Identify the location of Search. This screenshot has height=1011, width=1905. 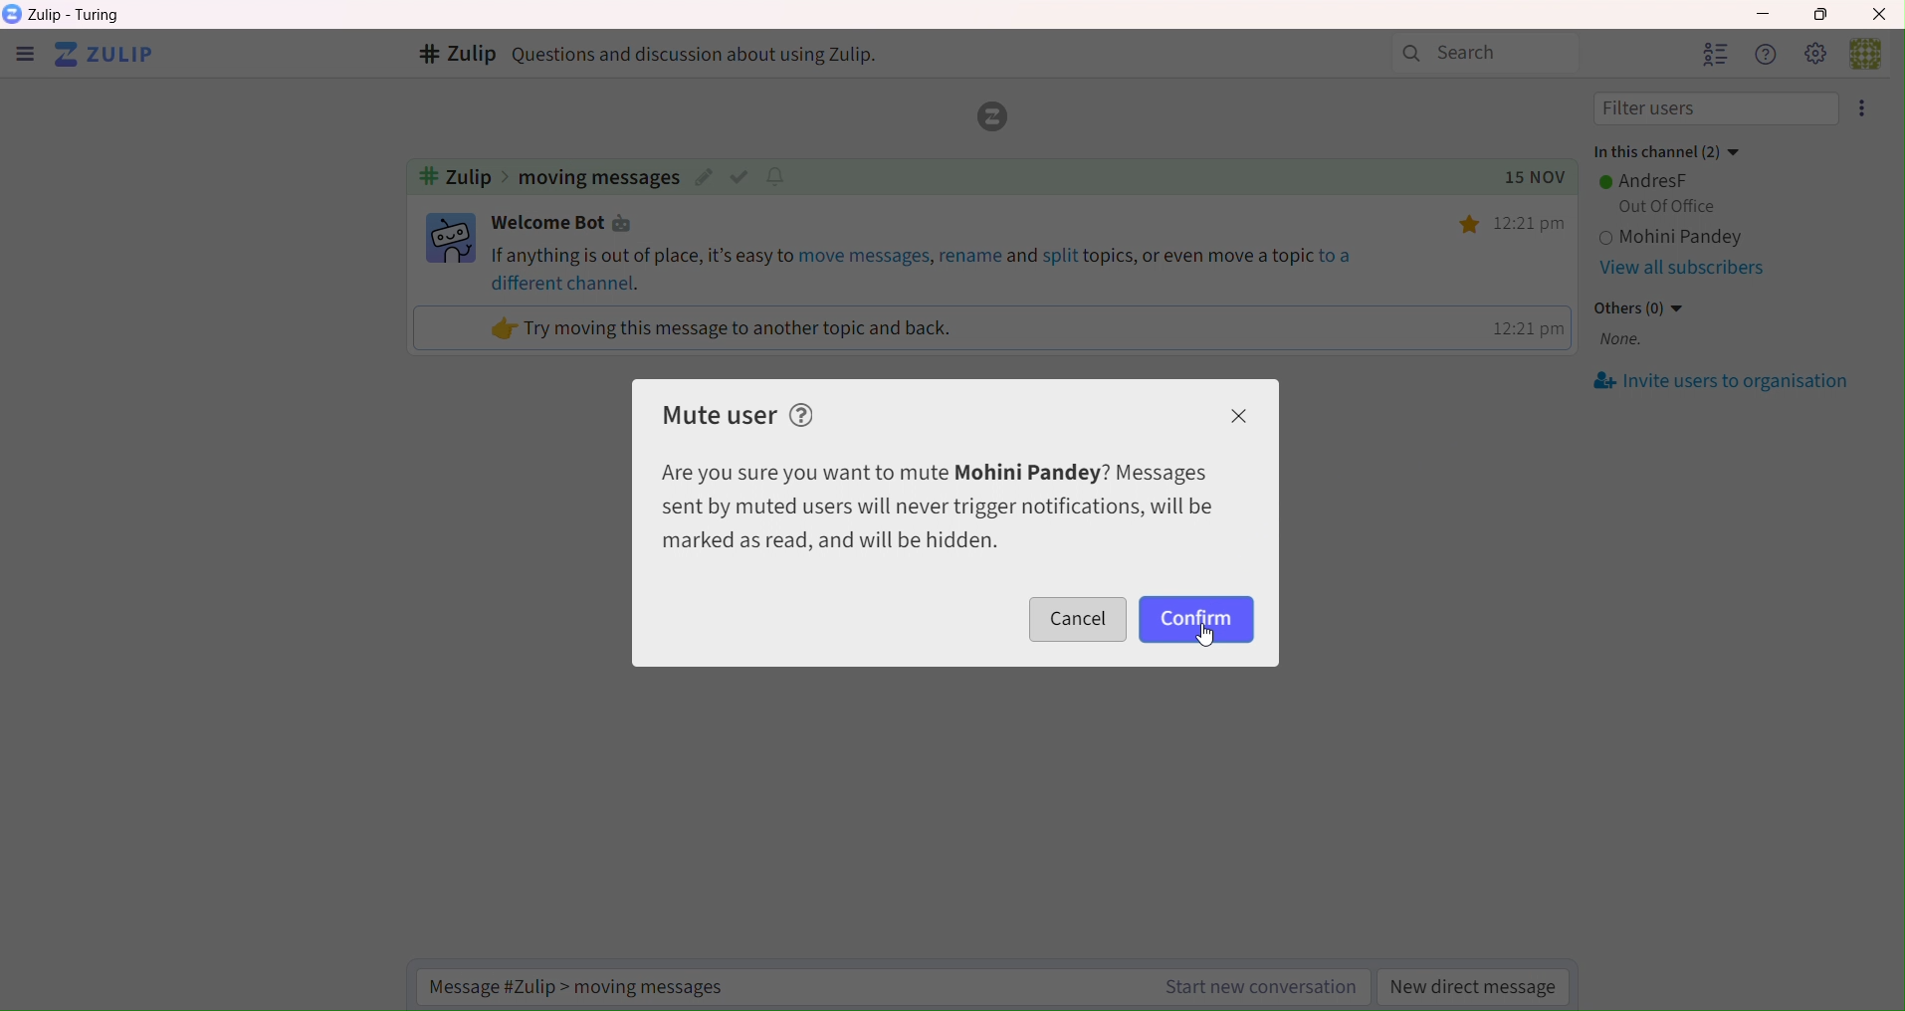
(1486, 54).